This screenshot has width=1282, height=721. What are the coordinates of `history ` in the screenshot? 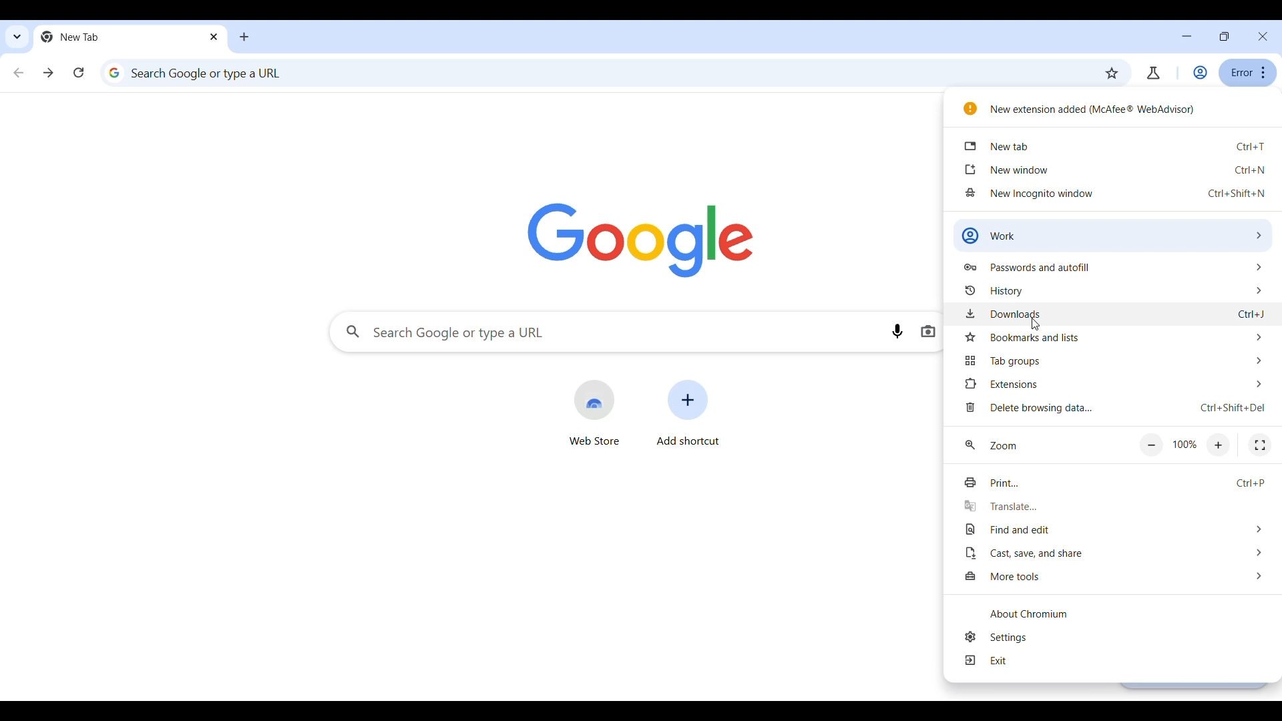 It's located at (1114, 290).